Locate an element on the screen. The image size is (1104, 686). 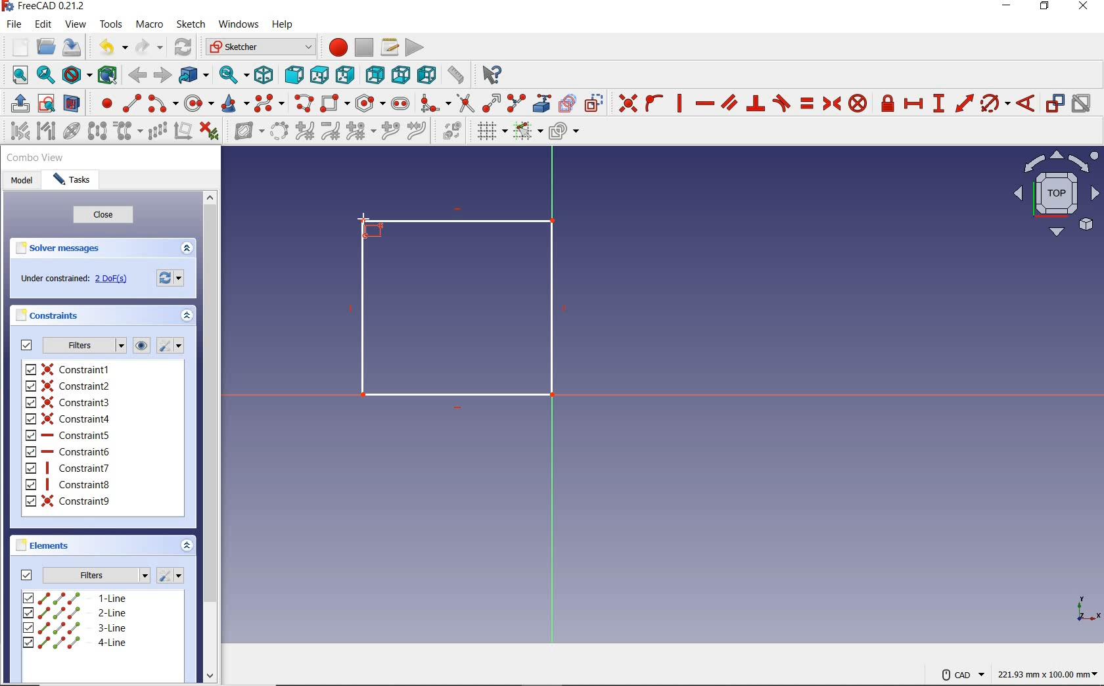
select associated constraints is located at coordinates (15, 131).